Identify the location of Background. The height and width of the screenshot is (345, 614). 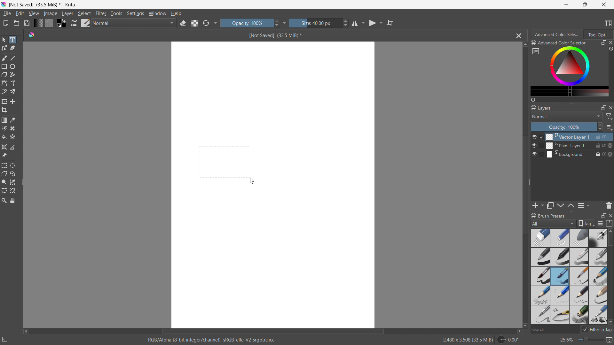
(576, 154).